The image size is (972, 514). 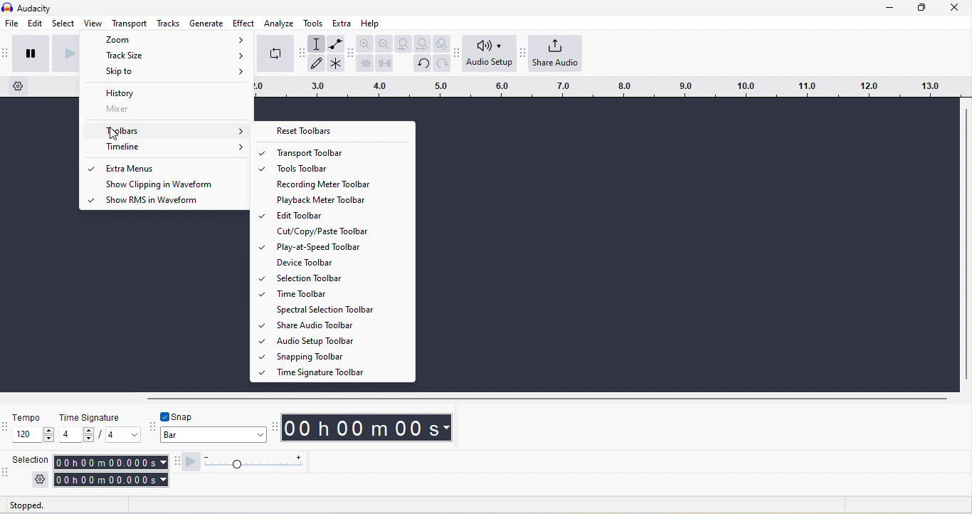 I want to click on view, so click(x=93, y=23).